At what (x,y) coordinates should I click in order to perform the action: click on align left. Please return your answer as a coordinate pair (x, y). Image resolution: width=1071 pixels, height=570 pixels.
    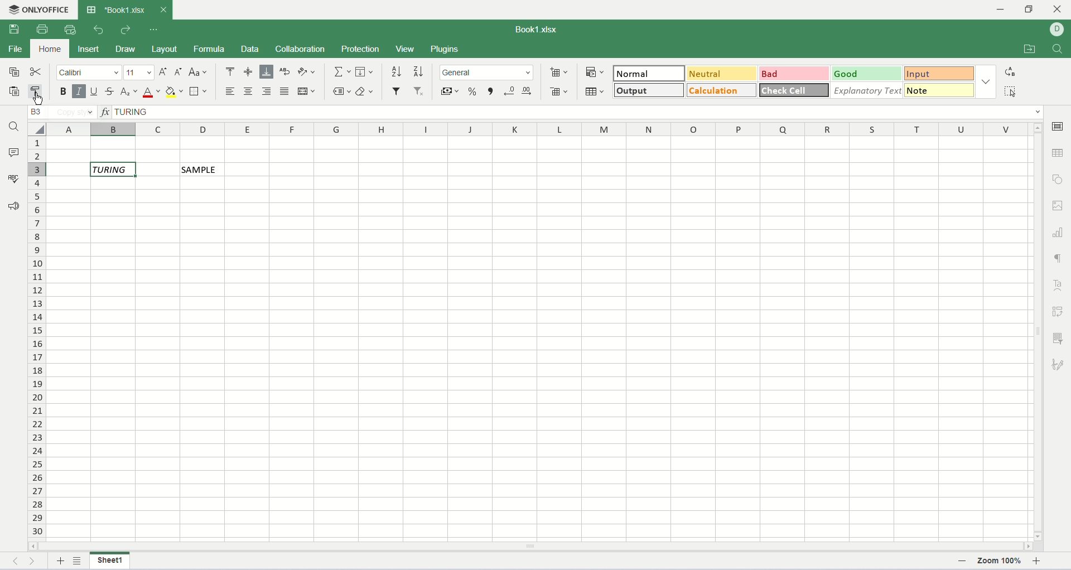
    Looking at the image, I should click on (232, 91).